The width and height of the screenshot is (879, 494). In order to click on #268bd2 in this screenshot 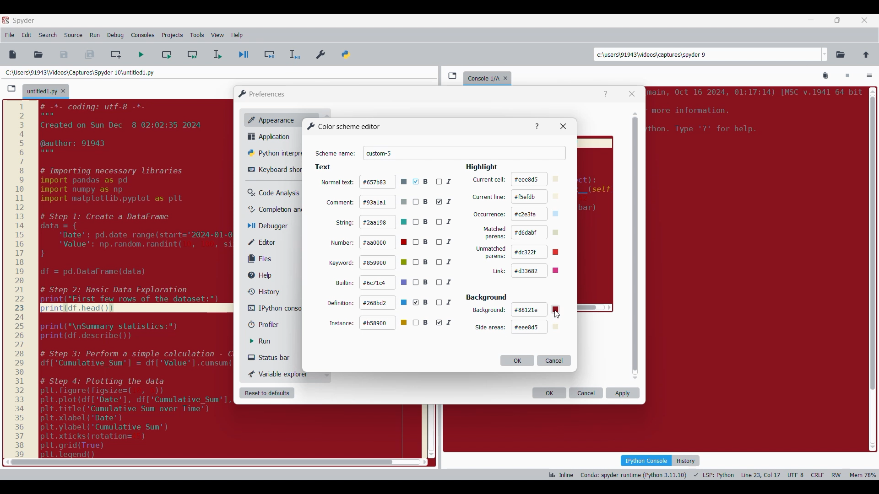, I will do `click(384, 303)`.